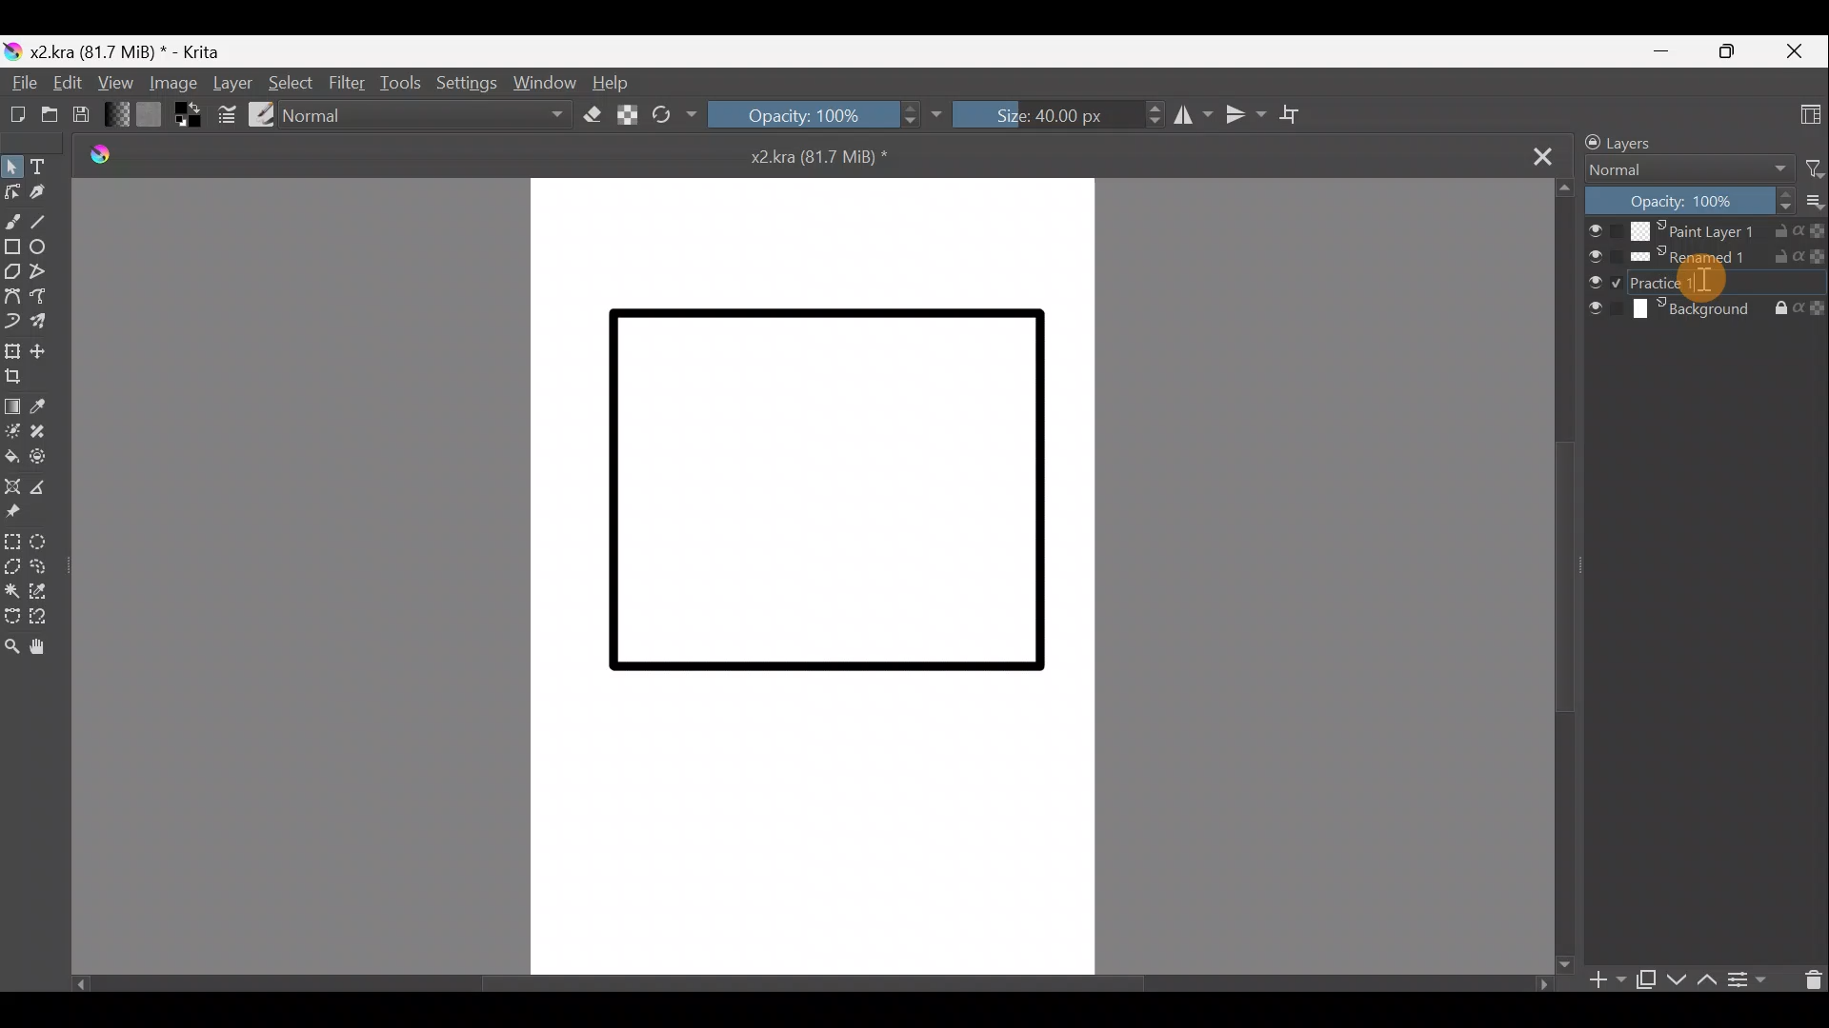  What do you see at coordinates (17, 378) in the screenshot?
I see `Crop image to an area` at bounding box center [17, 378].